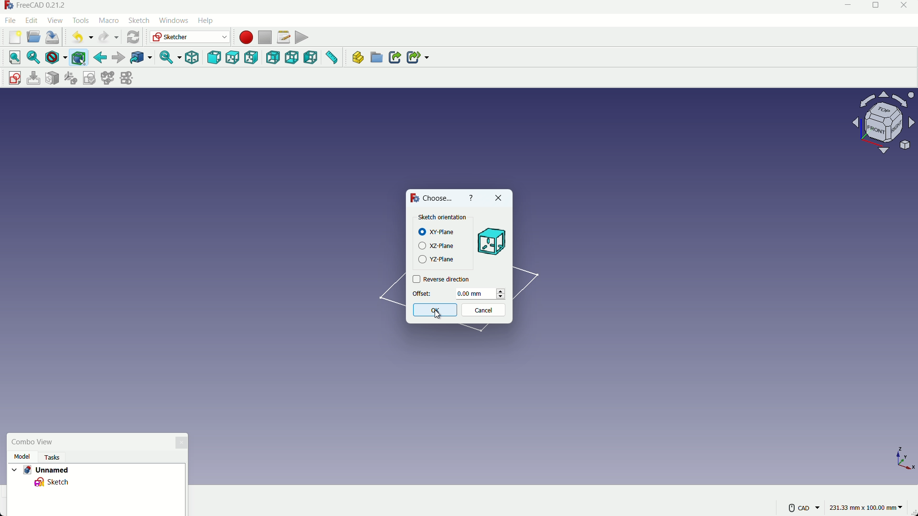 The image size is (918, 516). What do you see at coordinates (804, 508) in the screenshot?
I see `more settings` at bounding box center [804, 508].